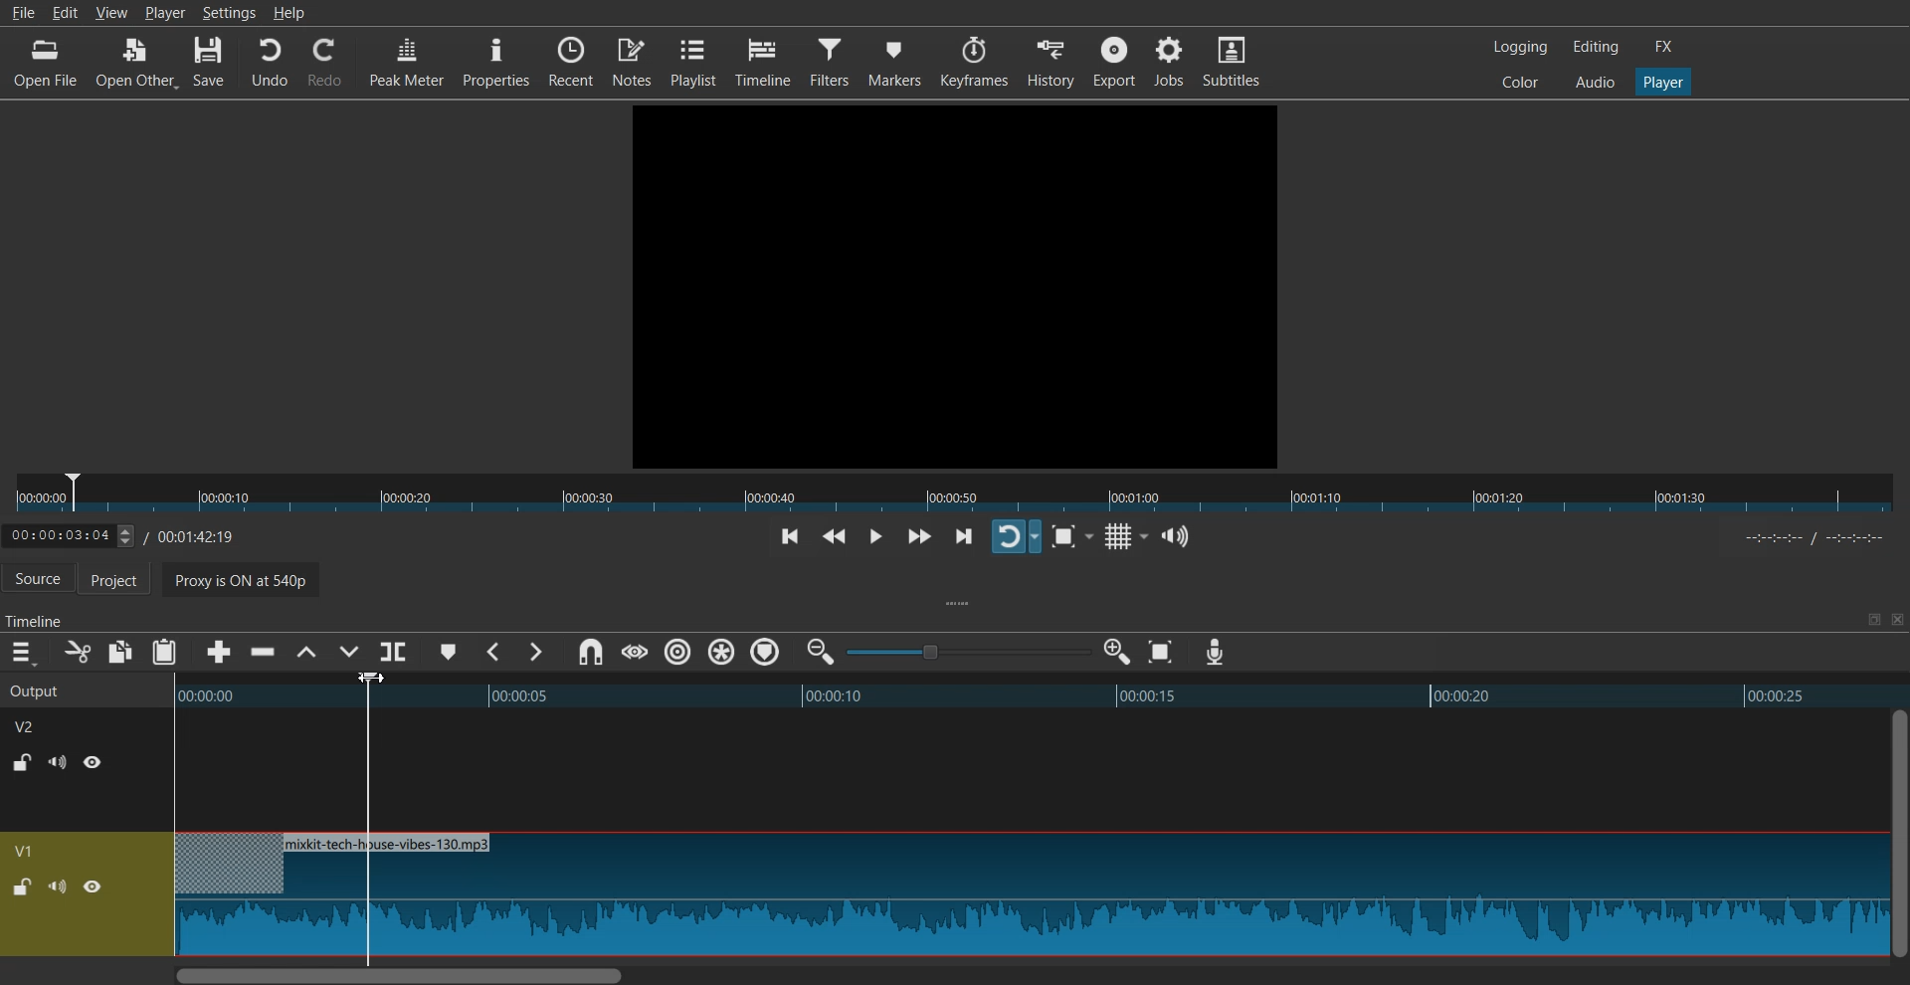  I want to click on Keyframes, so click(975, 62).